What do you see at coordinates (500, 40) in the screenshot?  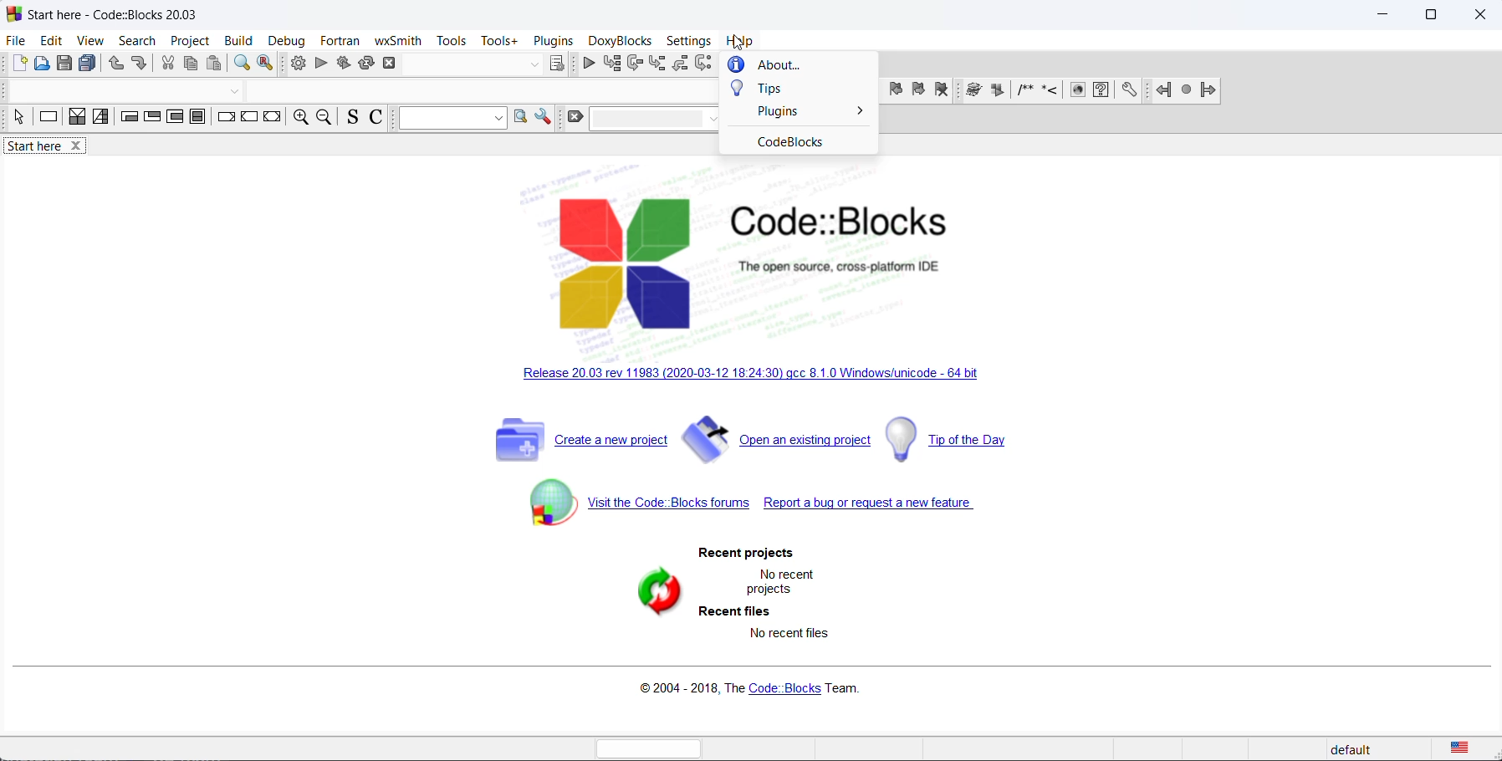 I see `tools+` at bounding box center [500, 40].